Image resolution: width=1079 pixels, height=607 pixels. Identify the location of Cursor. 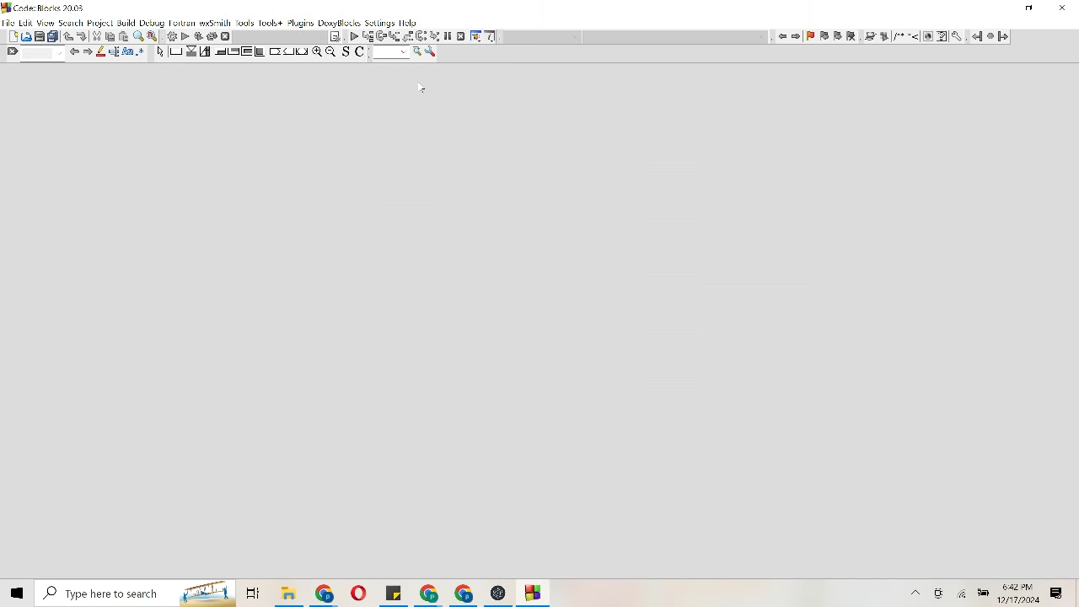
(421, 88).